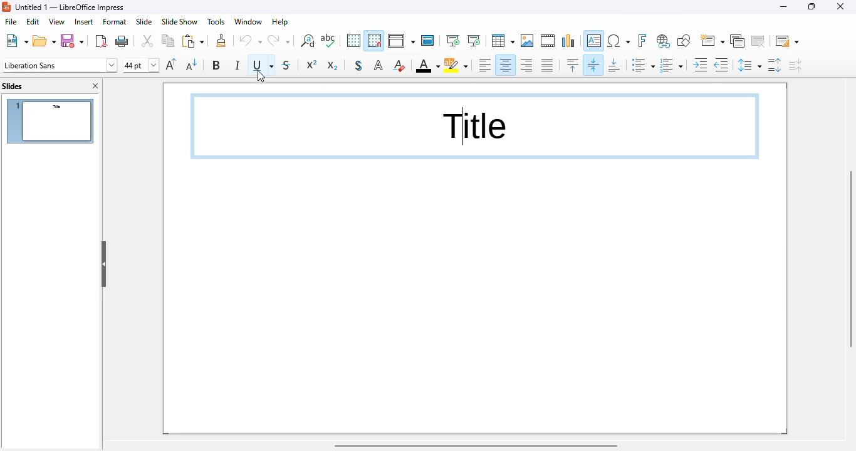 Image resolution: width=856 pixels, height=451 pixels. Describe the element at coordinates (796, 66) in the screenshot. I see `decrease paragraph spacing` at that location.